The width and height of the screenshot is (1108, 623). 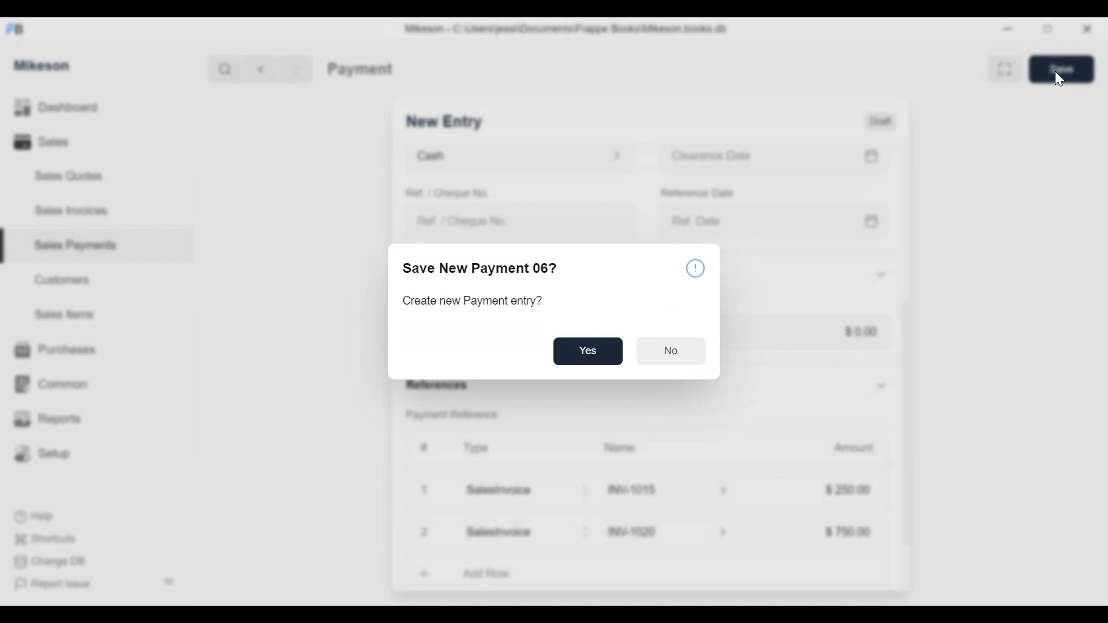 What do you see at coordinates (63, 176) in the screenshot?
I see `Sales Quotes` at bounding box center [63, 176].